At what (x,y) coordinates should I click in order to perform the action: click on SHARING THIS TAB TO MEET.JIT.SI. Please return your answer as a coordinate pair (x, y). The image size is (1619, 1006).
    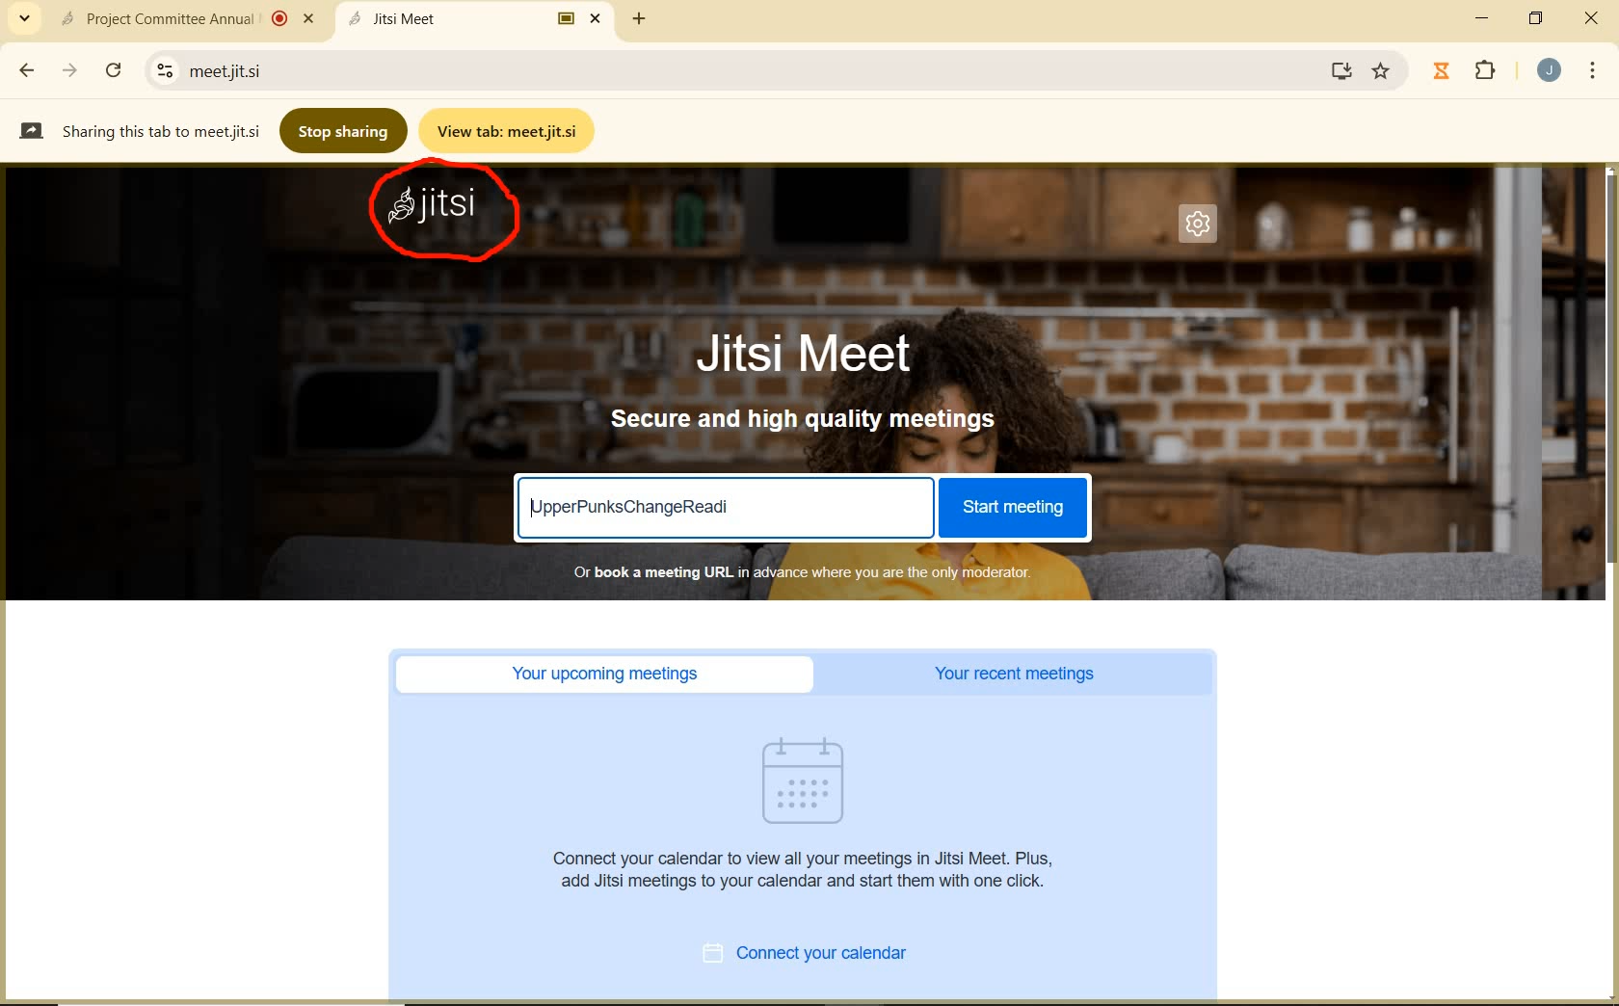
    Looking at the image, I should click on (139, 130).